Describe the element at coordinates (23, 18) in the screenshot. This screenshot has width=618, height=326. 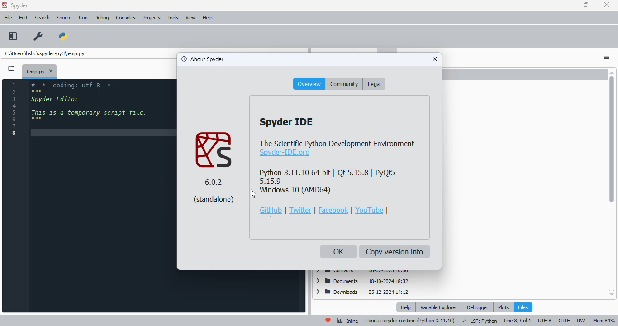
I see `edit` at that location.